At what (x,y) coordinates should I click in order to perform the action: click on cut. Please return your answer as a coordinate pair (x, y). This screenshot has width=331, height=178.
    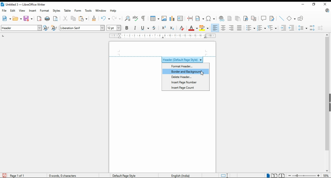
    Looking at the image, I should click on (66, 19).